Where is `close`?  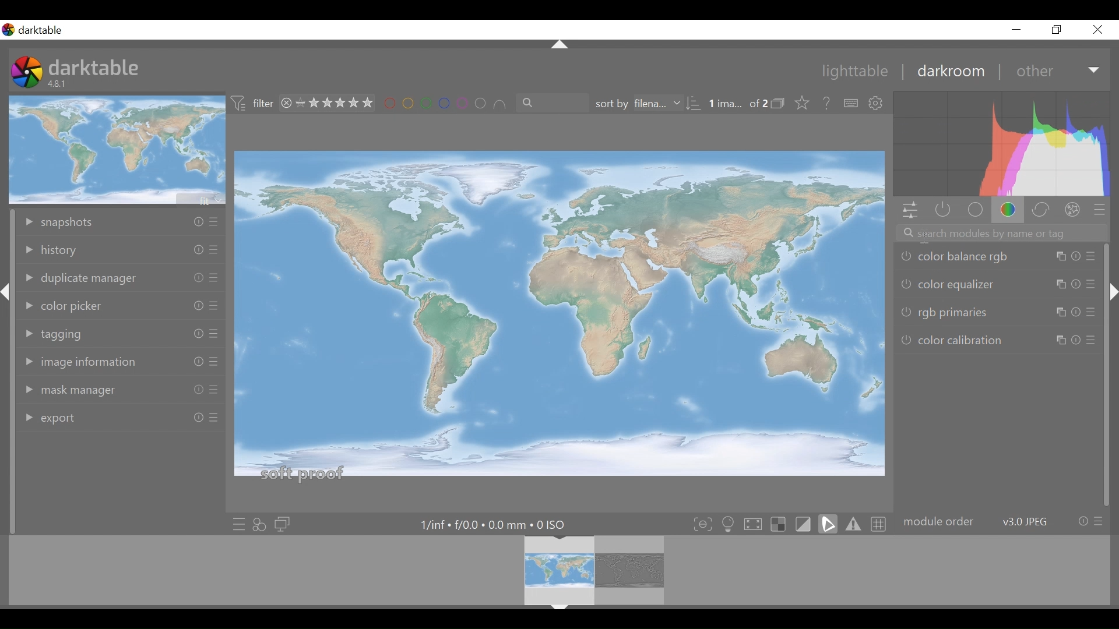
close is located at coordinates (285, 103).